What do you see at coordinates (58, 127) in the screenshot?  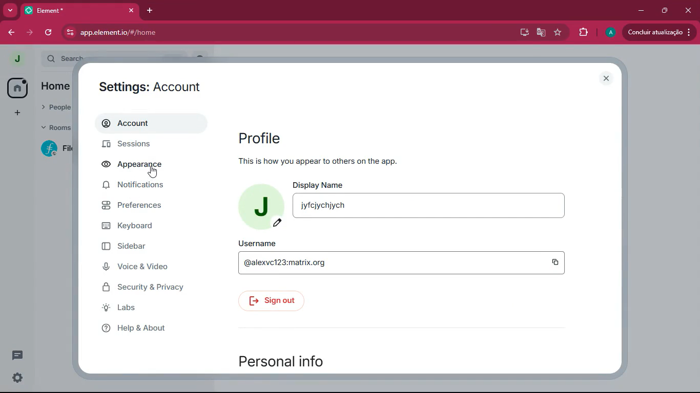 I see `rooms` at bounding box center [58, 127].